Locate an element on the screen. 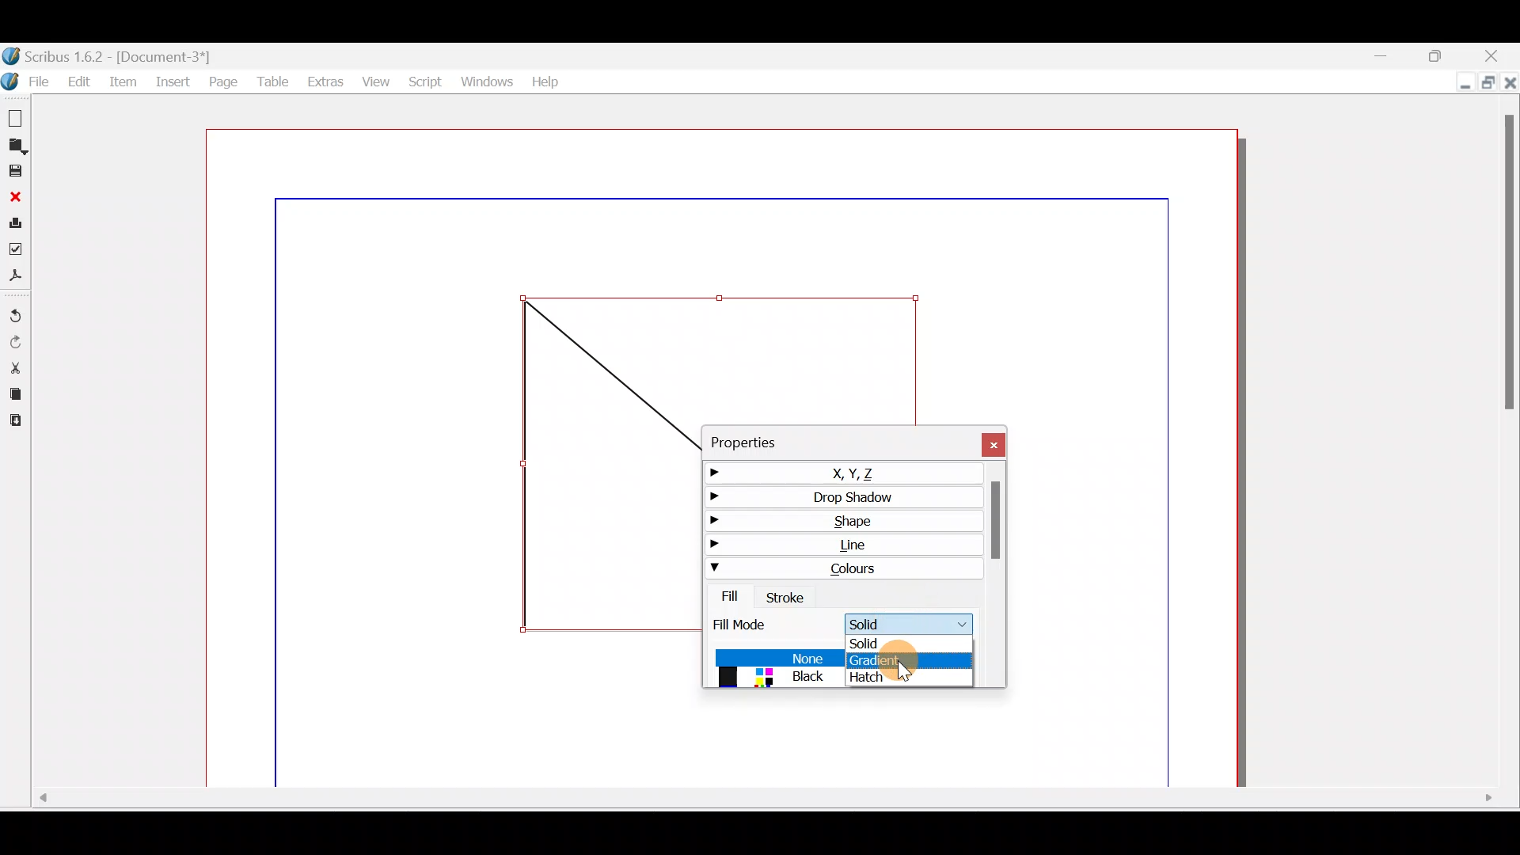 This screenshot has width=1520, height=855. Save is located at coordinates (15, 170).